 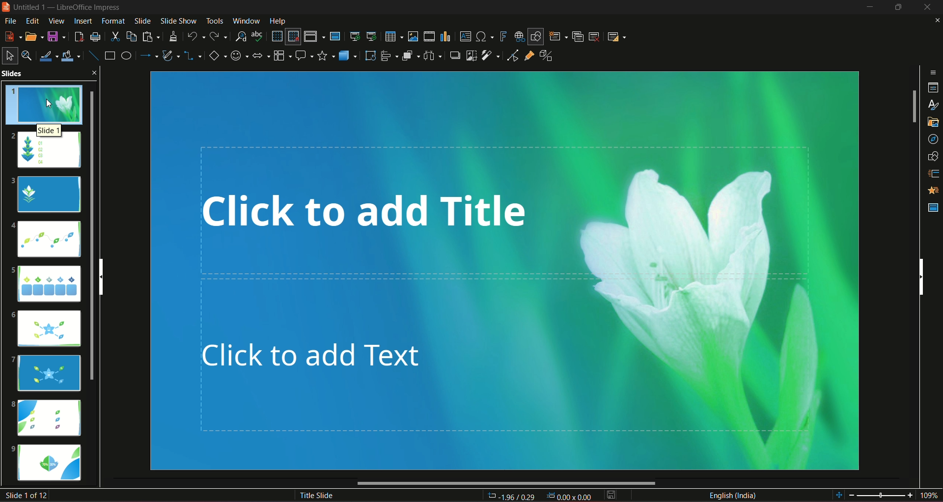 I want to click on vertical slide bar, so click(x=913, y=107).